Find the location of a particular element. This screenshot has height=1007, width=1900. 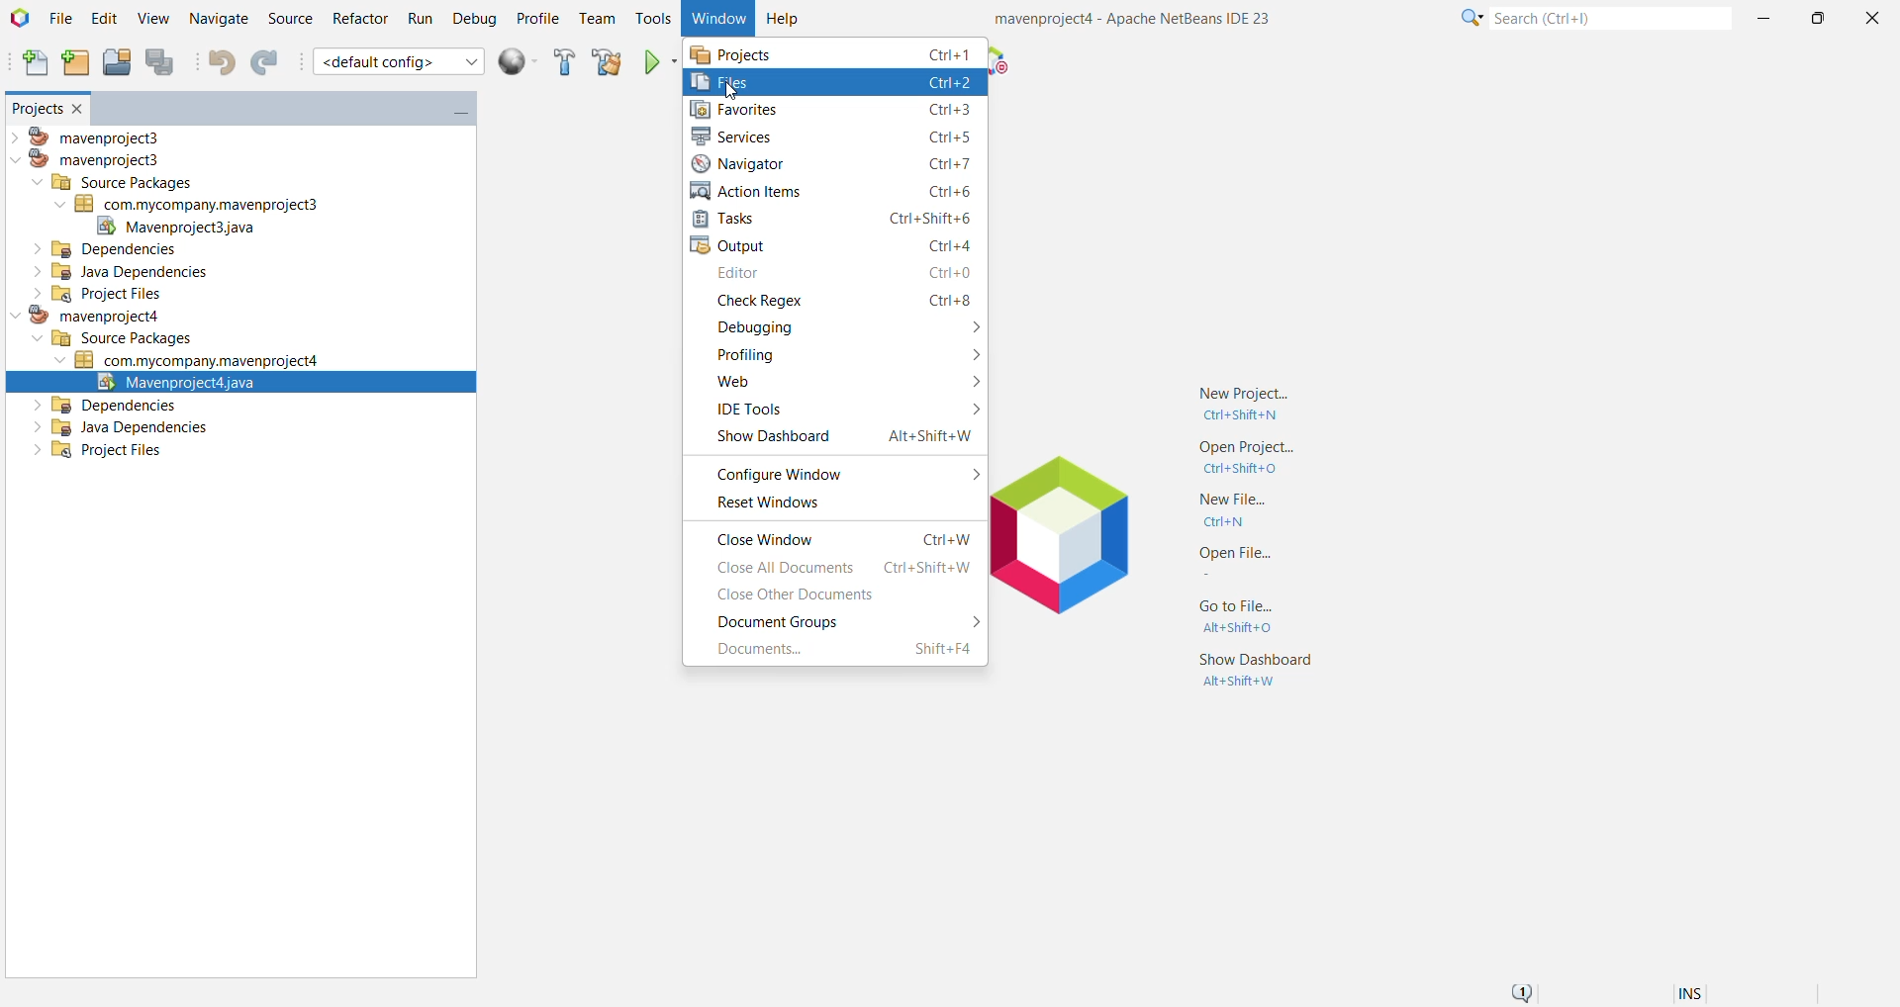

Run is located at coordinates (419, 20).